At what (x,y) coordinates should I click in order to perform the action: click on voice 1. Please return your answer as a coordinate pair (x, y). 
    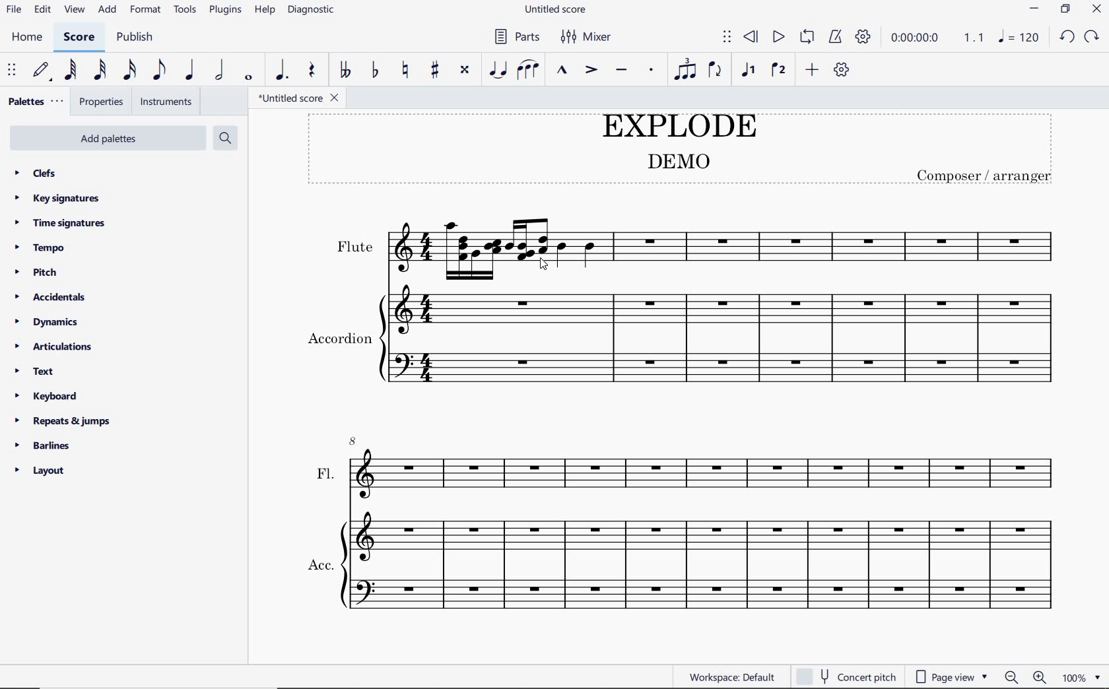
    Looking at the image, I should click on (749, 71).